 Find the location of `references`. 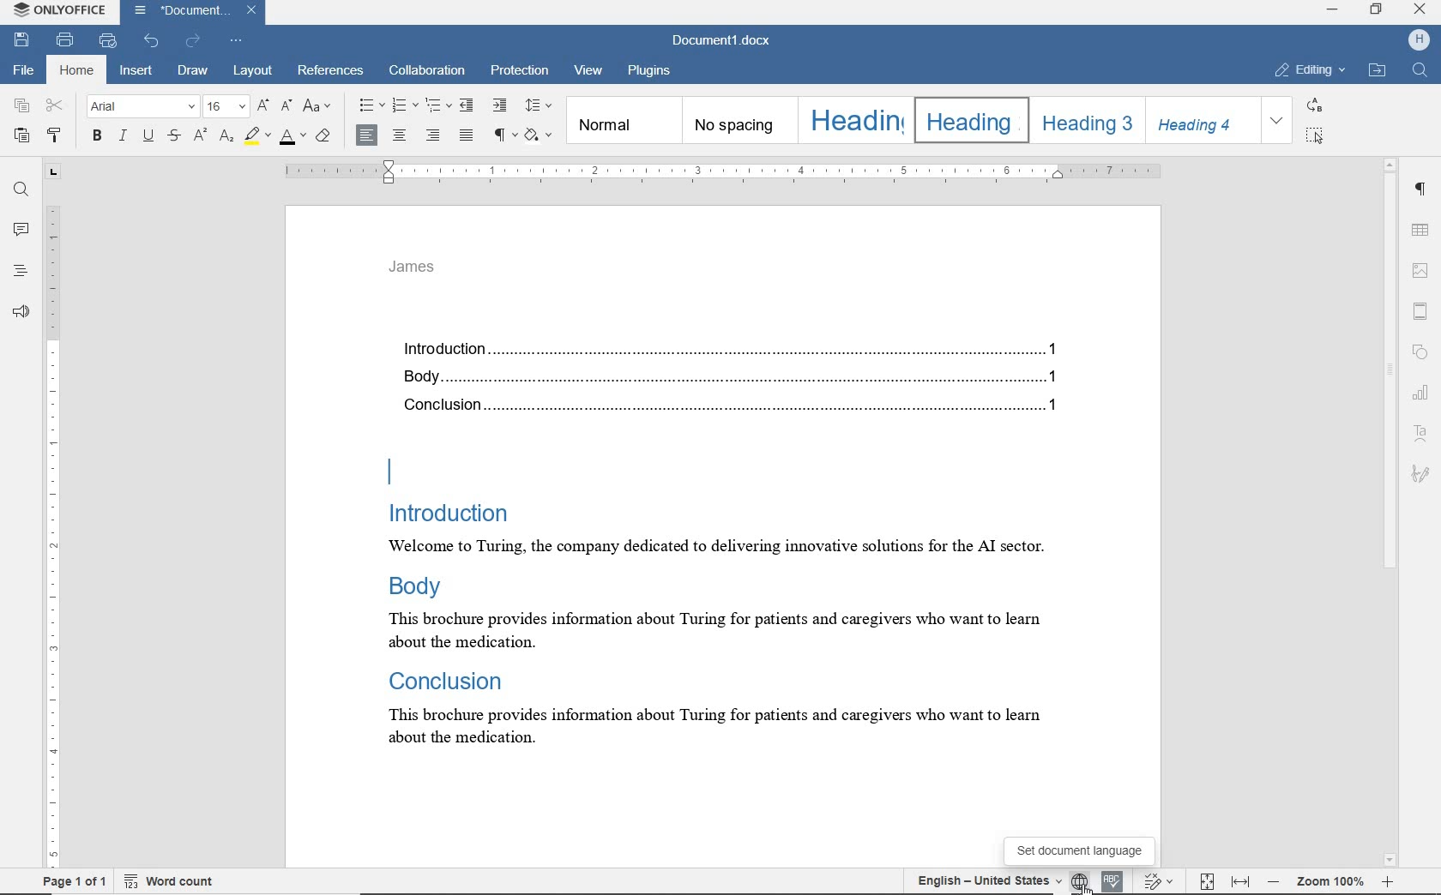

references is located at coordinates (332, 73).